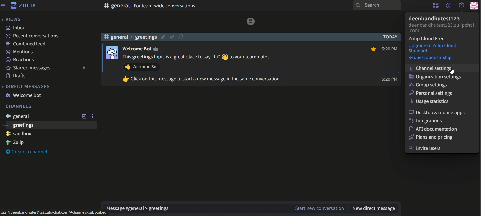 This screenshot has height=216, width=481. Describe the element at coordinates (135, 207) in the screenshot. I see `settings` at that location.